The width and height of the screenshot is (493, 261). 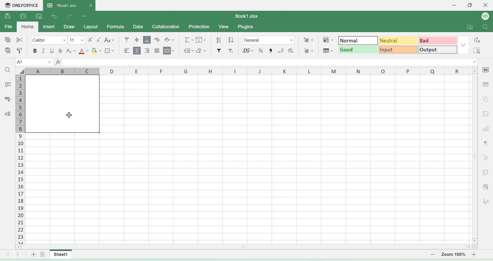 I want to click on restore, so click(x=470, y=6).